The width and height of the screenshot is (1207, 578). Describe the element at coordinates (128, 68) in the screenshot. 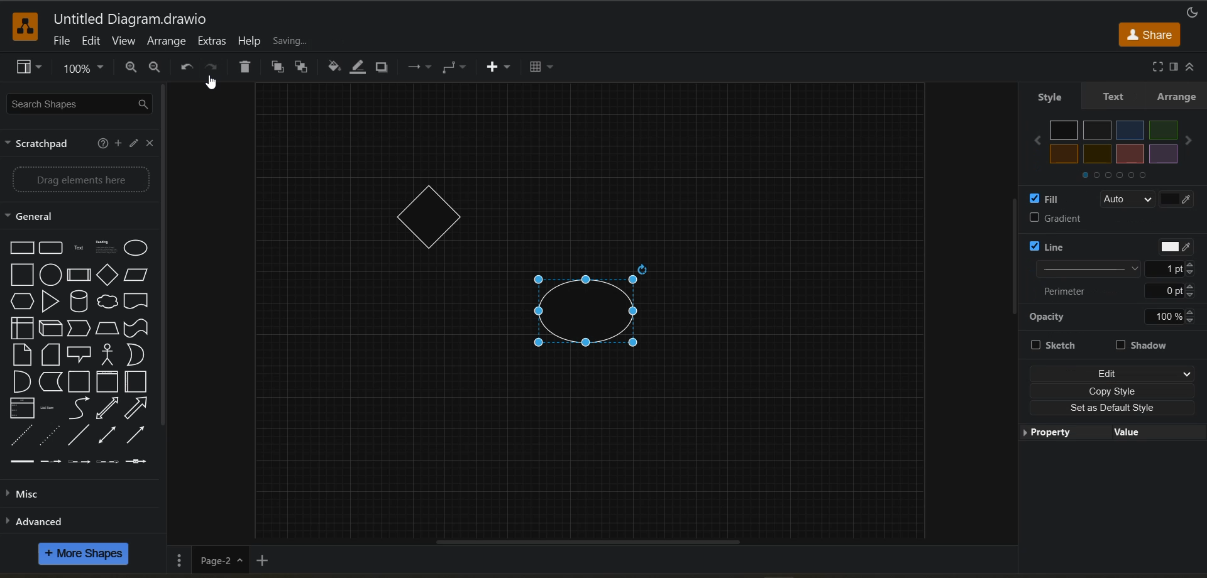

I see `zoom in` at that location.